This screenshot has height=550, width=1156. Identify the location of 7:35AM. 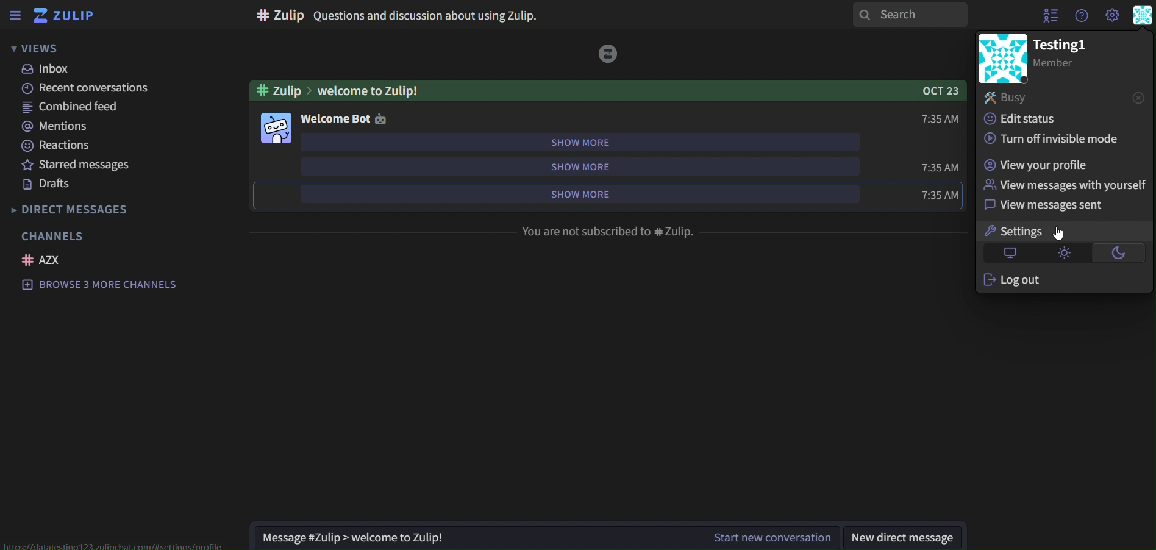
(941, 166).